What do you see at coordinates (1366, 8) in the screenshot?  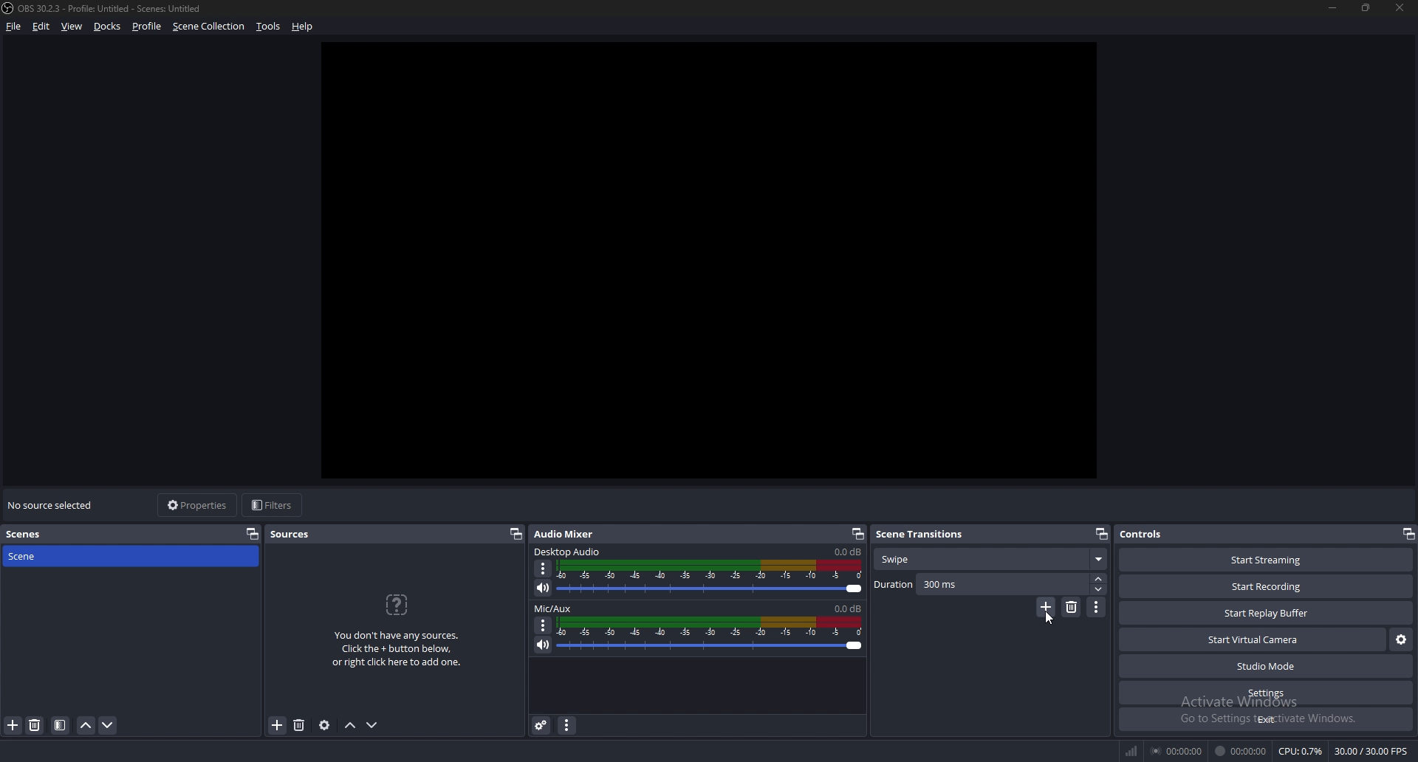 I see `resize` at bounding box center [1366, 8].